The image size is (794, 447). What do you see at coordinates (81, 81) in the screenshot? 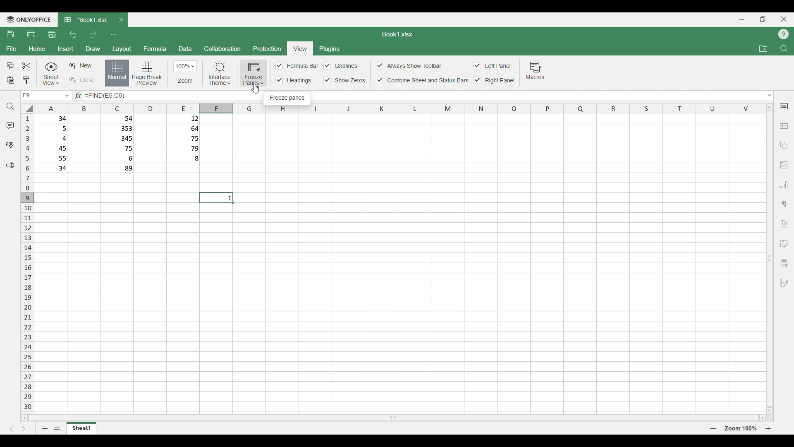
I see `Close sheet view` at bounding box center [81, 81].